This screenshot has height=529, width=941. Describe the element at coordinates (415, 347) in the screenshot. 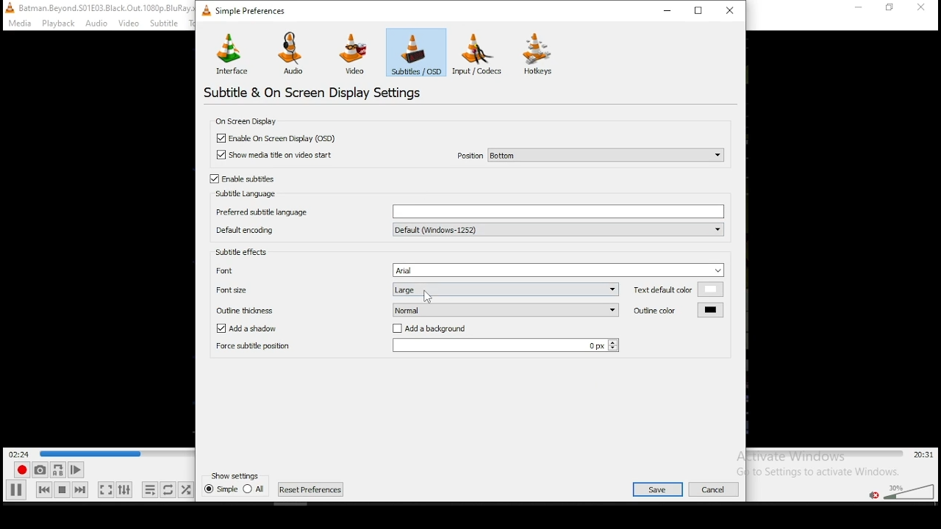

I see `force subtitle position 0 px` at that location.